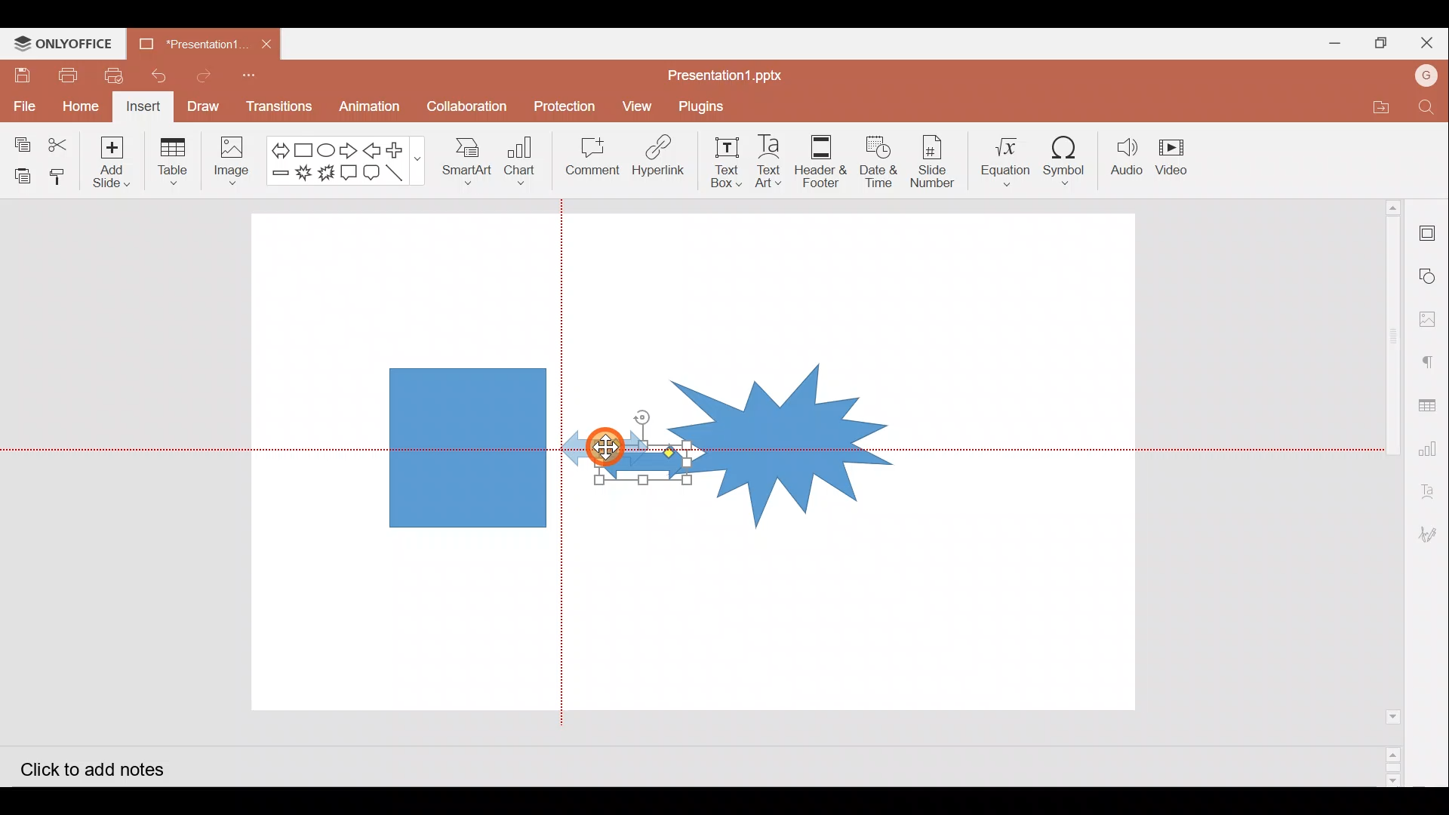  I want to click on Customize quick access toolbar, so click(257, 77).